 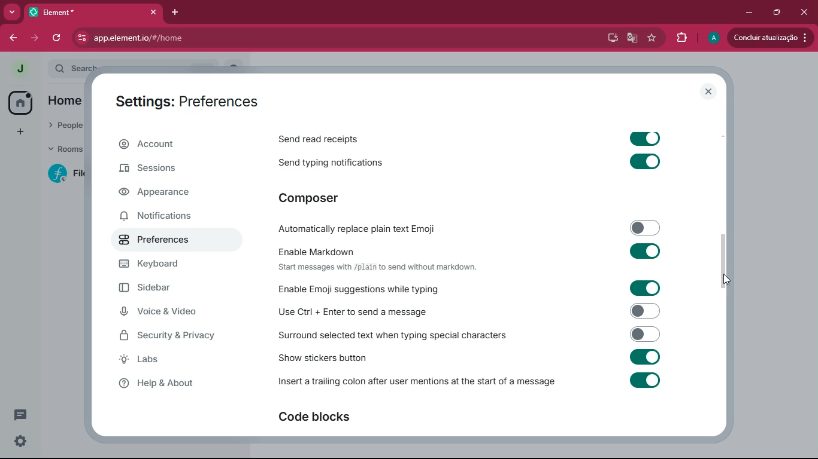 What do you see at coordinates (467, 311) in the screenshot?
I see `Use Cul + Enter to send a message` at bounding box center [467, 311].